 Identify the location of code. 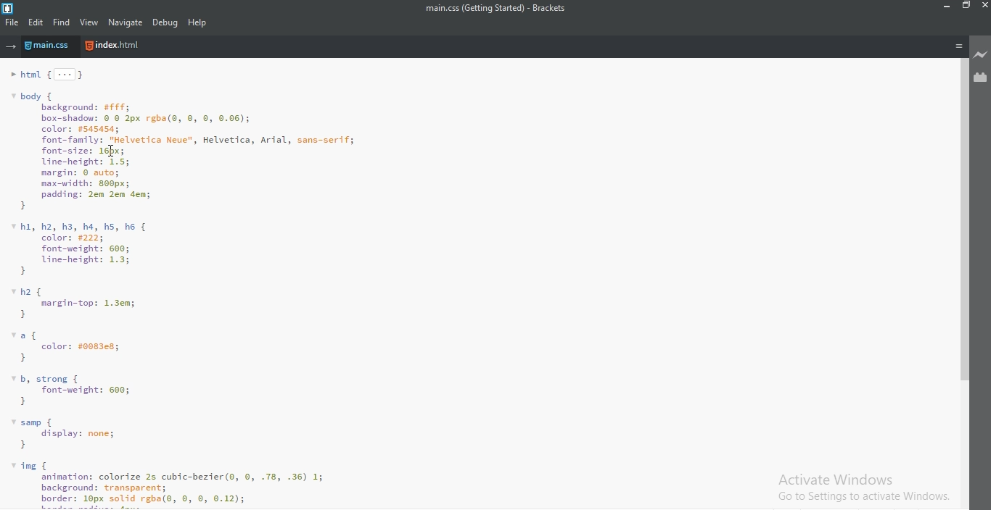
(472, 286).